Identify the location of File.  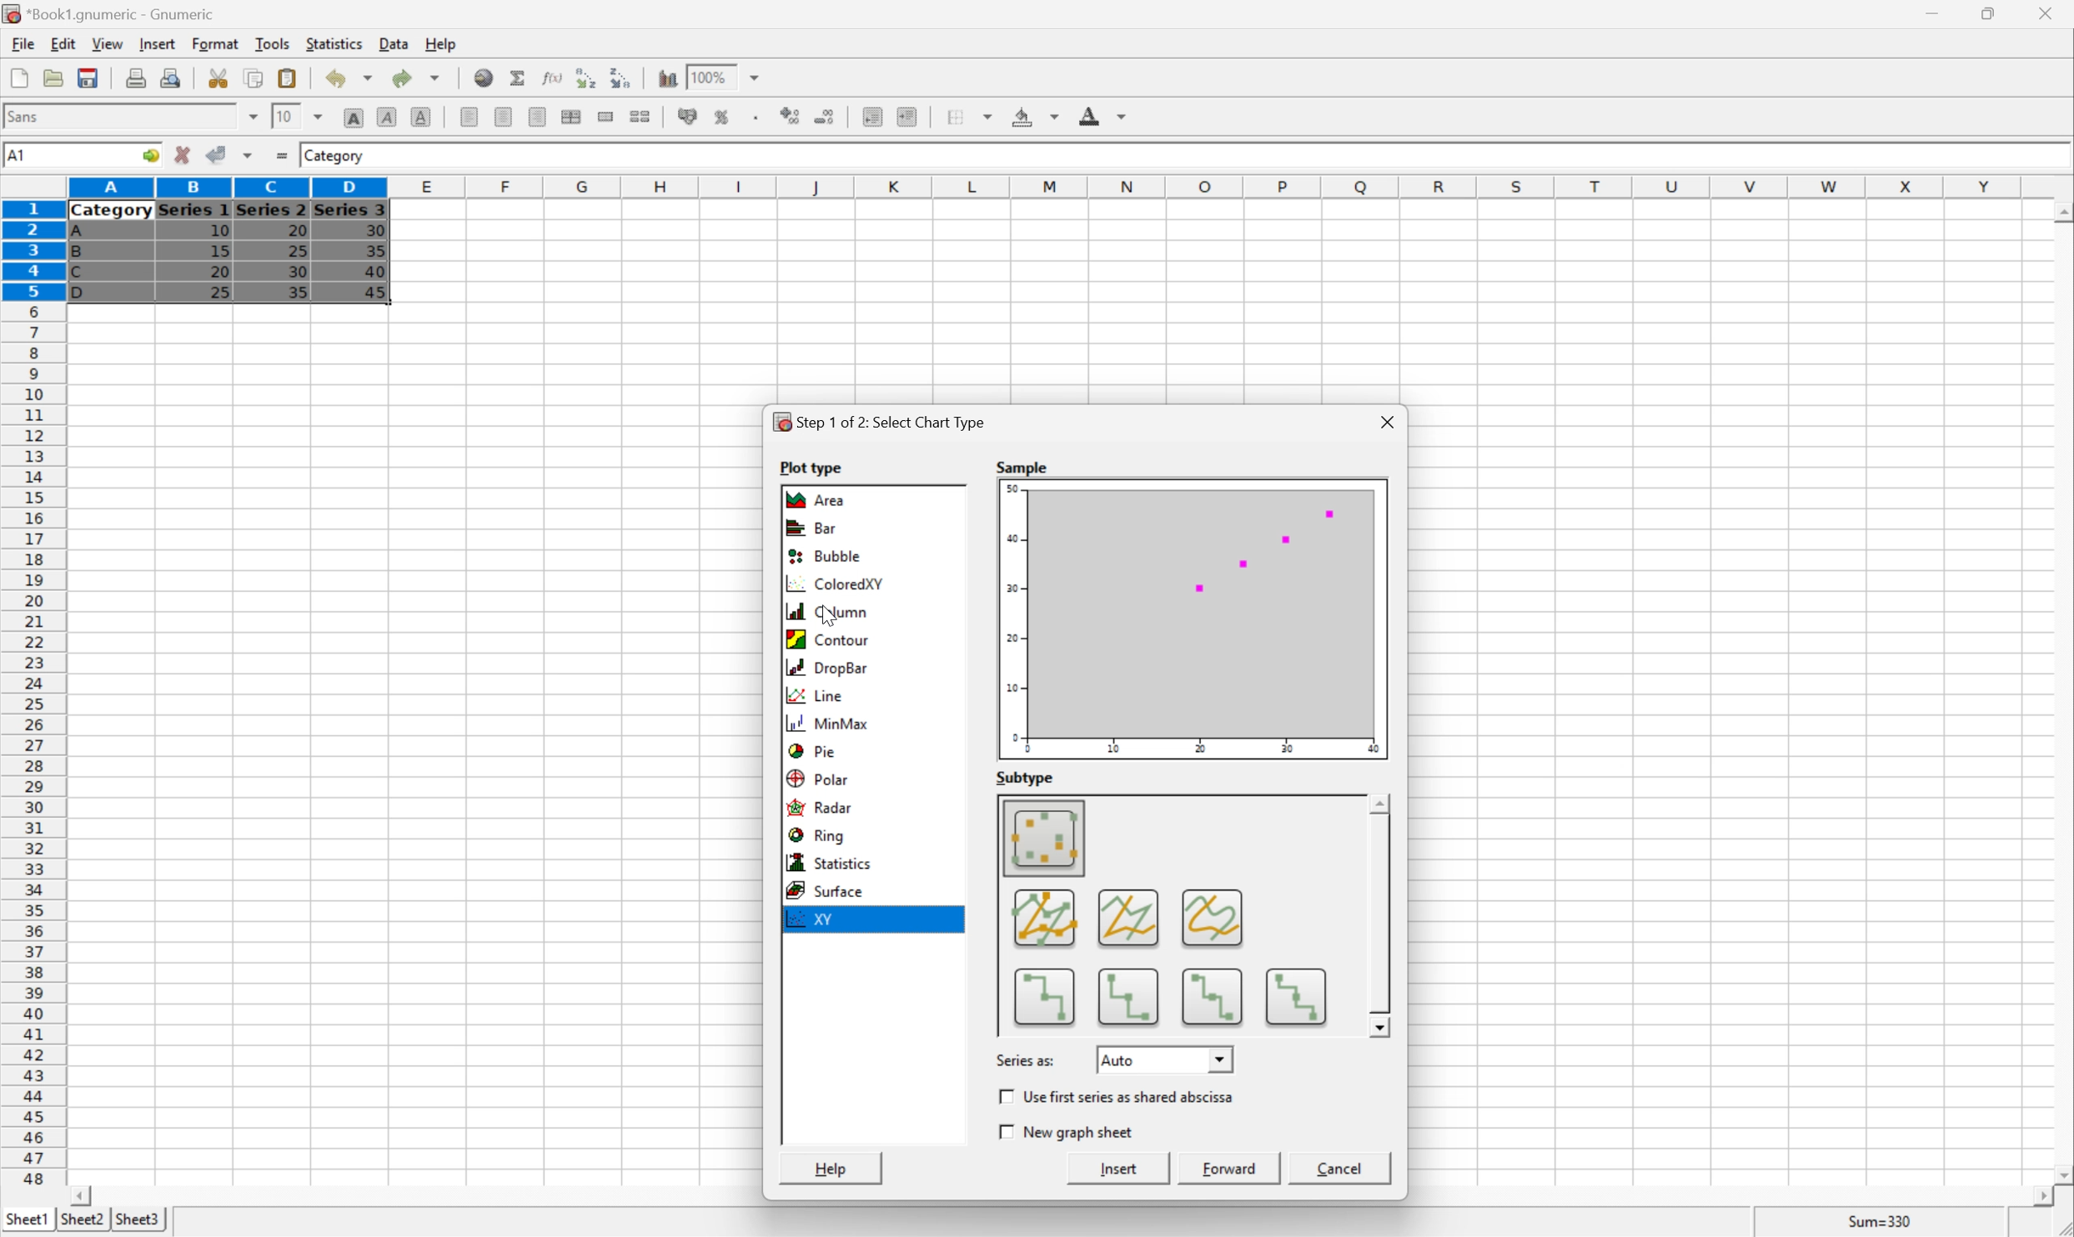
(23, 43).